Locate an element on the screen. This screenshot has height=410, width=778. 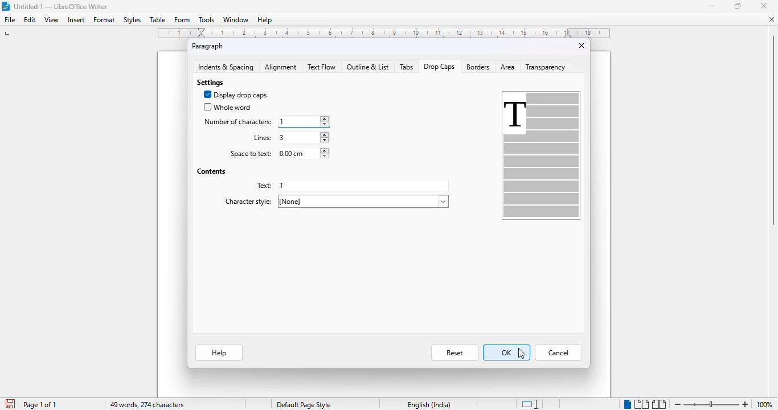
paragraph is located at coordinates (208, 47).